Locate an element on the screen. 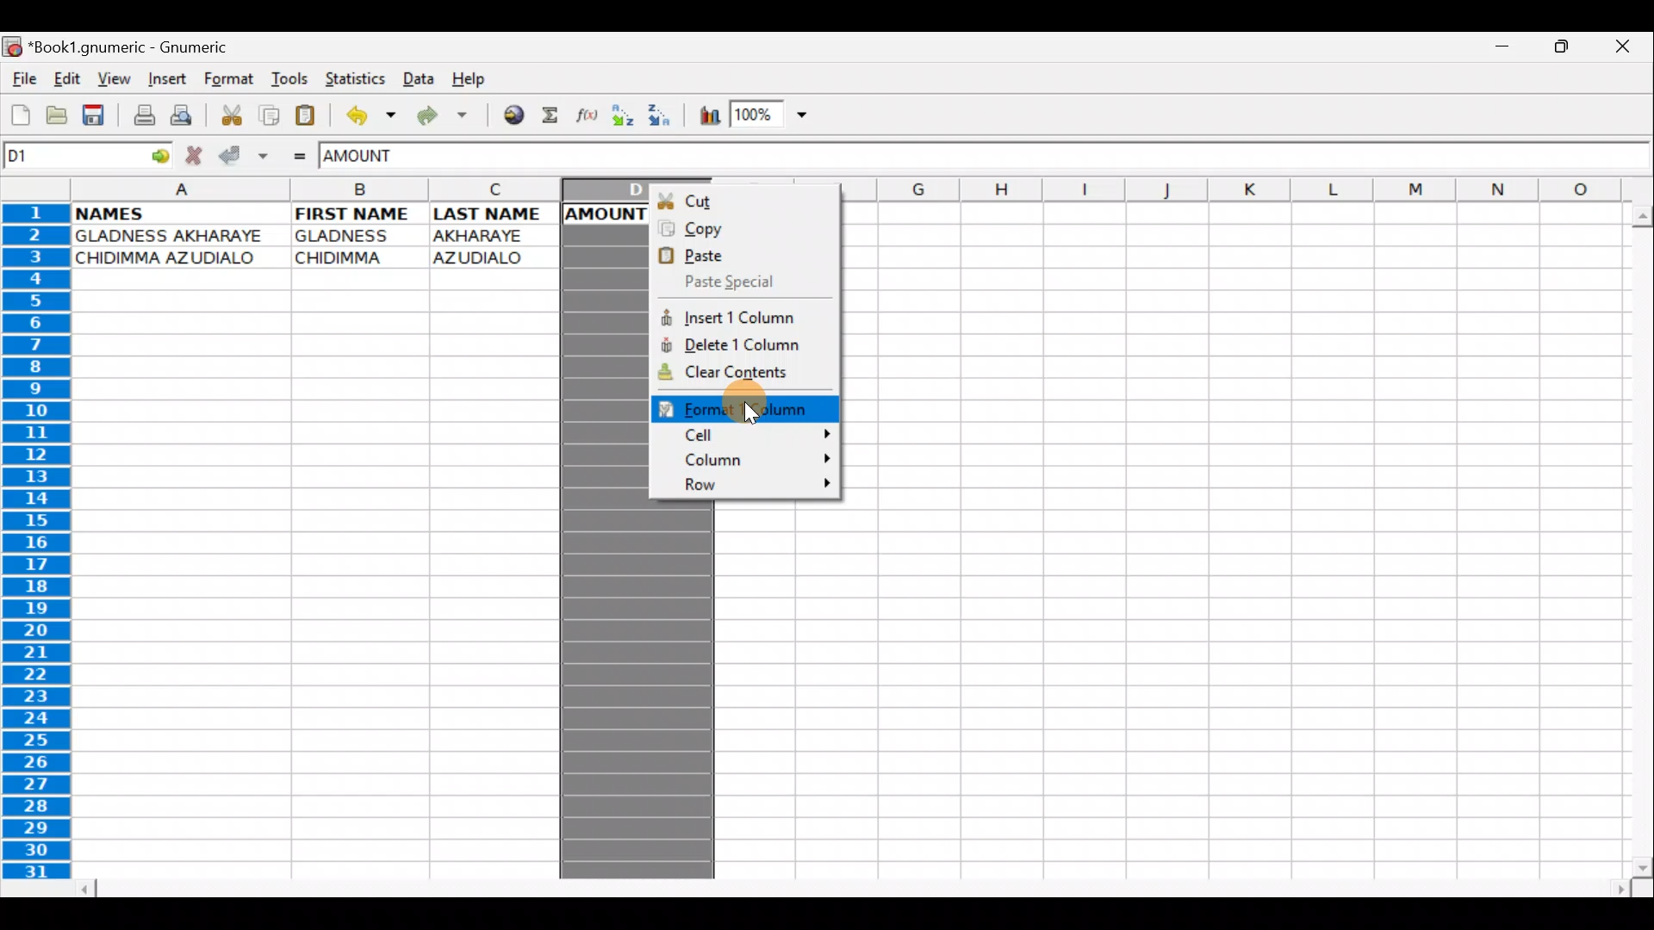 This screenshot has width=1654, height=930. Undo last action is located at coordinates (365, 114).